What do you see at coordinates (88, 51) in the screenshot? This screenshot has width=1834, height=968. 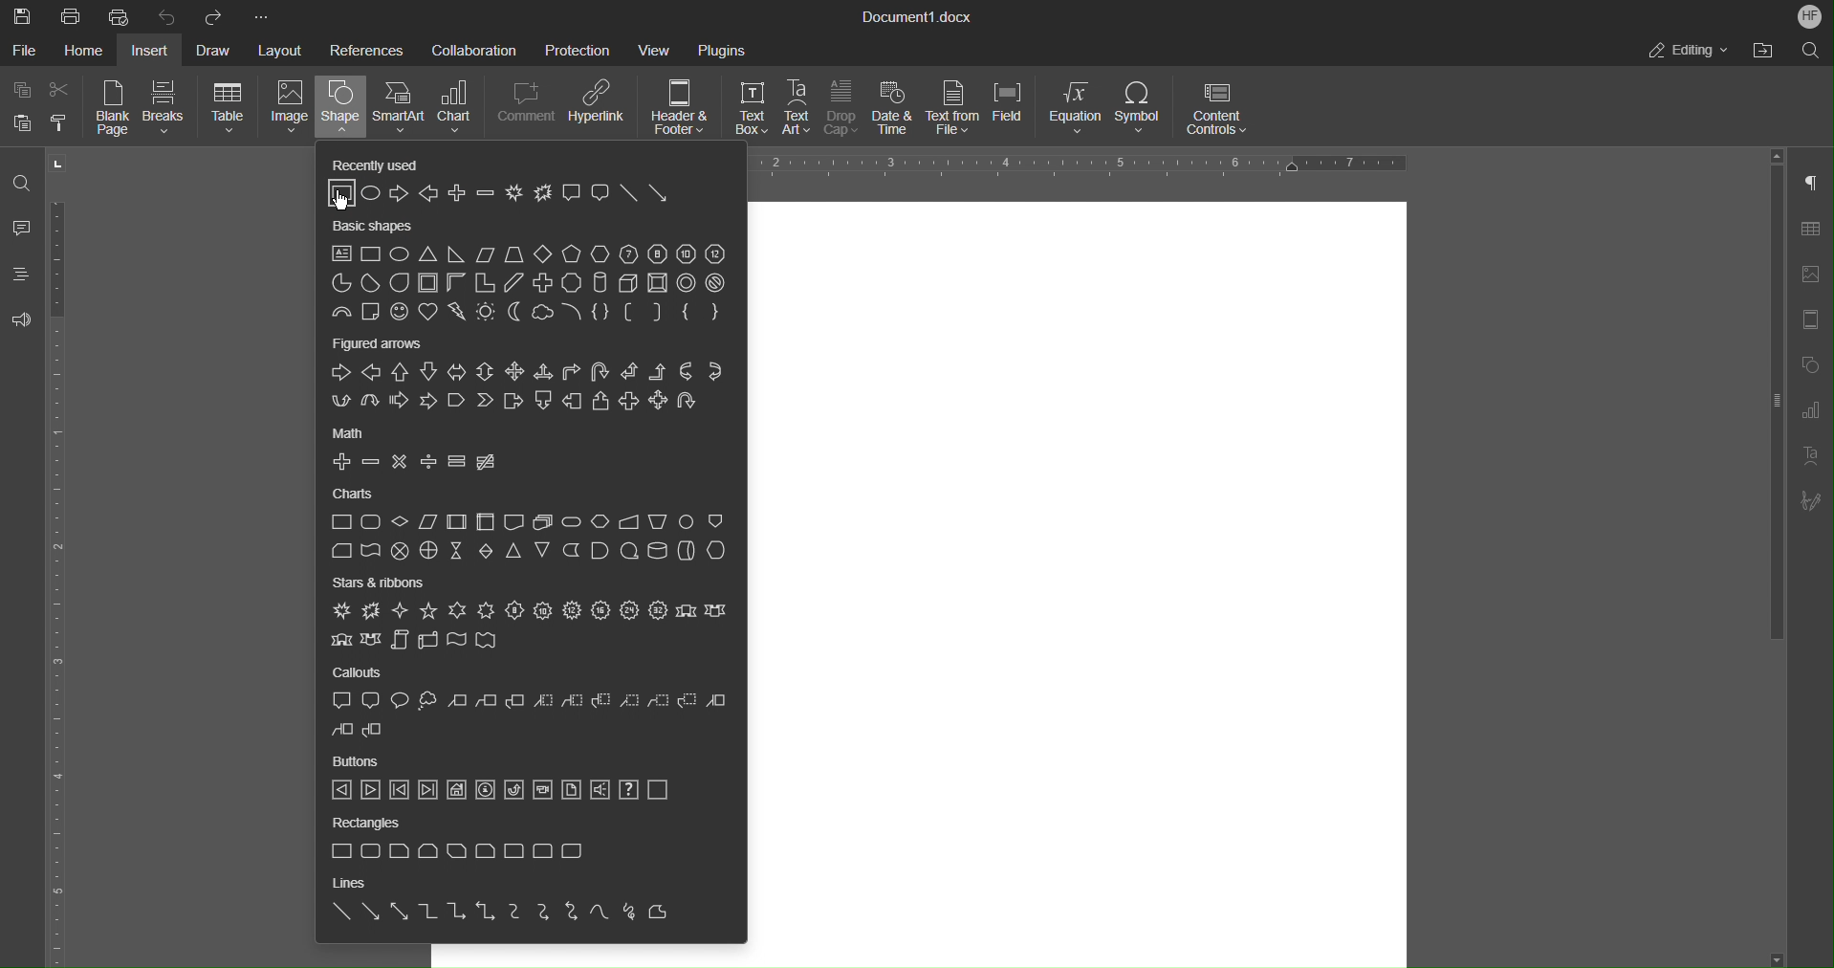 I see `Home` at bounding box center [88, 51].